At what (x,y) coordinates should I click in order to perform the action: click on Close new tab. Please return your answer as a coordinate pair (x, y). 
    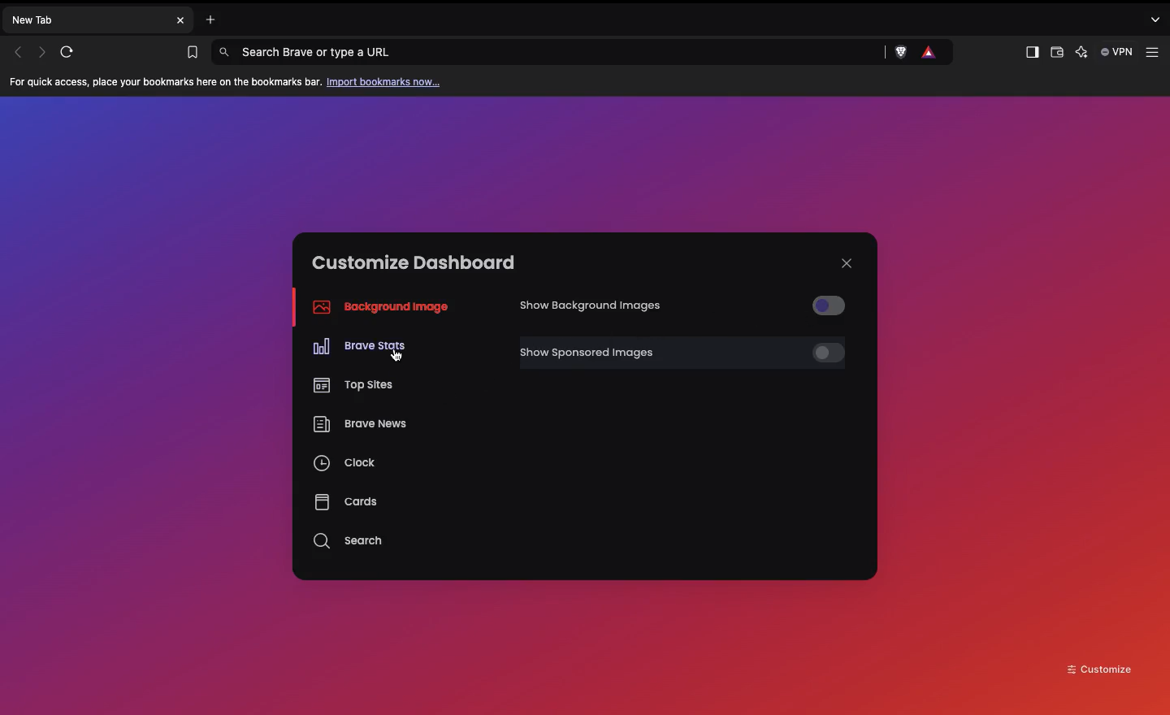
    Looking at the image, I should click on (180, 20).